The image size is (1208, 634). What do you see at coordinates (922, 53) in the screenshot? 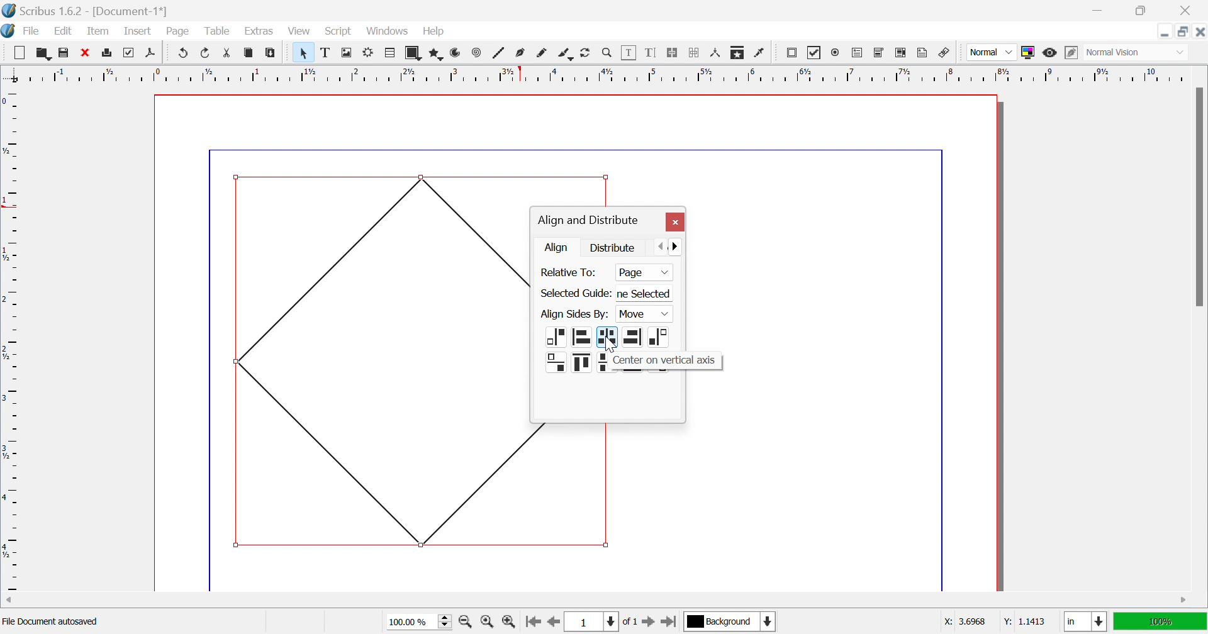
I see `Text annotation` at bounding box center [922, 53].